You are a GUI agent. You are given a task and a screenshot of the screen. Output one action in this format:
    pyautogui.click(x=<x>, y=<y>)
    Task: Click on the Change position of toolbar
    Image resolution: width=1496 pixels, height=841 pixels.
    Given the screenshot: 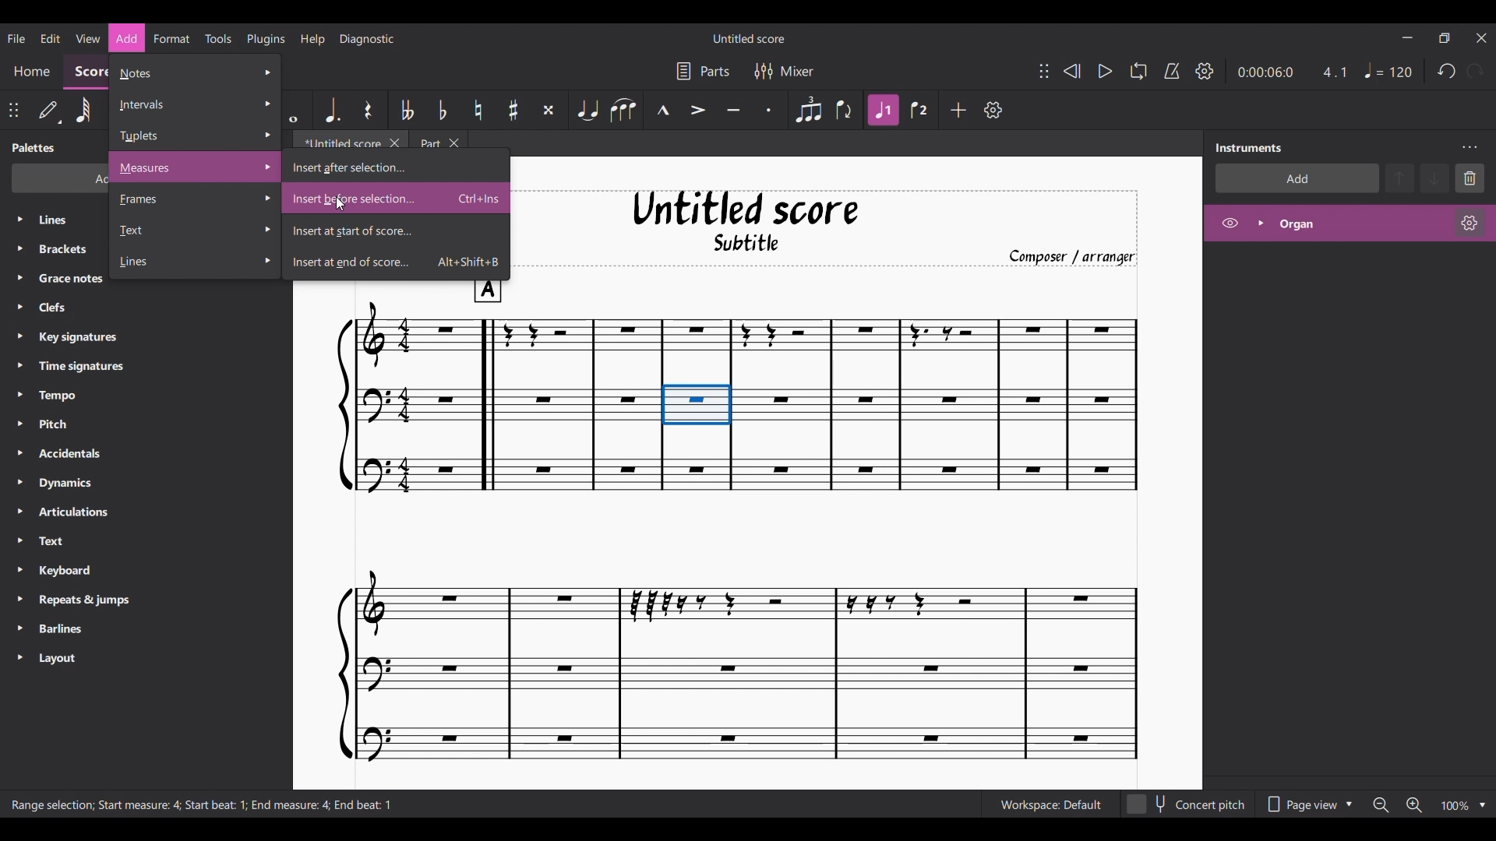 What is the action you would take?
    pyautogui.click(x=1043, y=71)
    